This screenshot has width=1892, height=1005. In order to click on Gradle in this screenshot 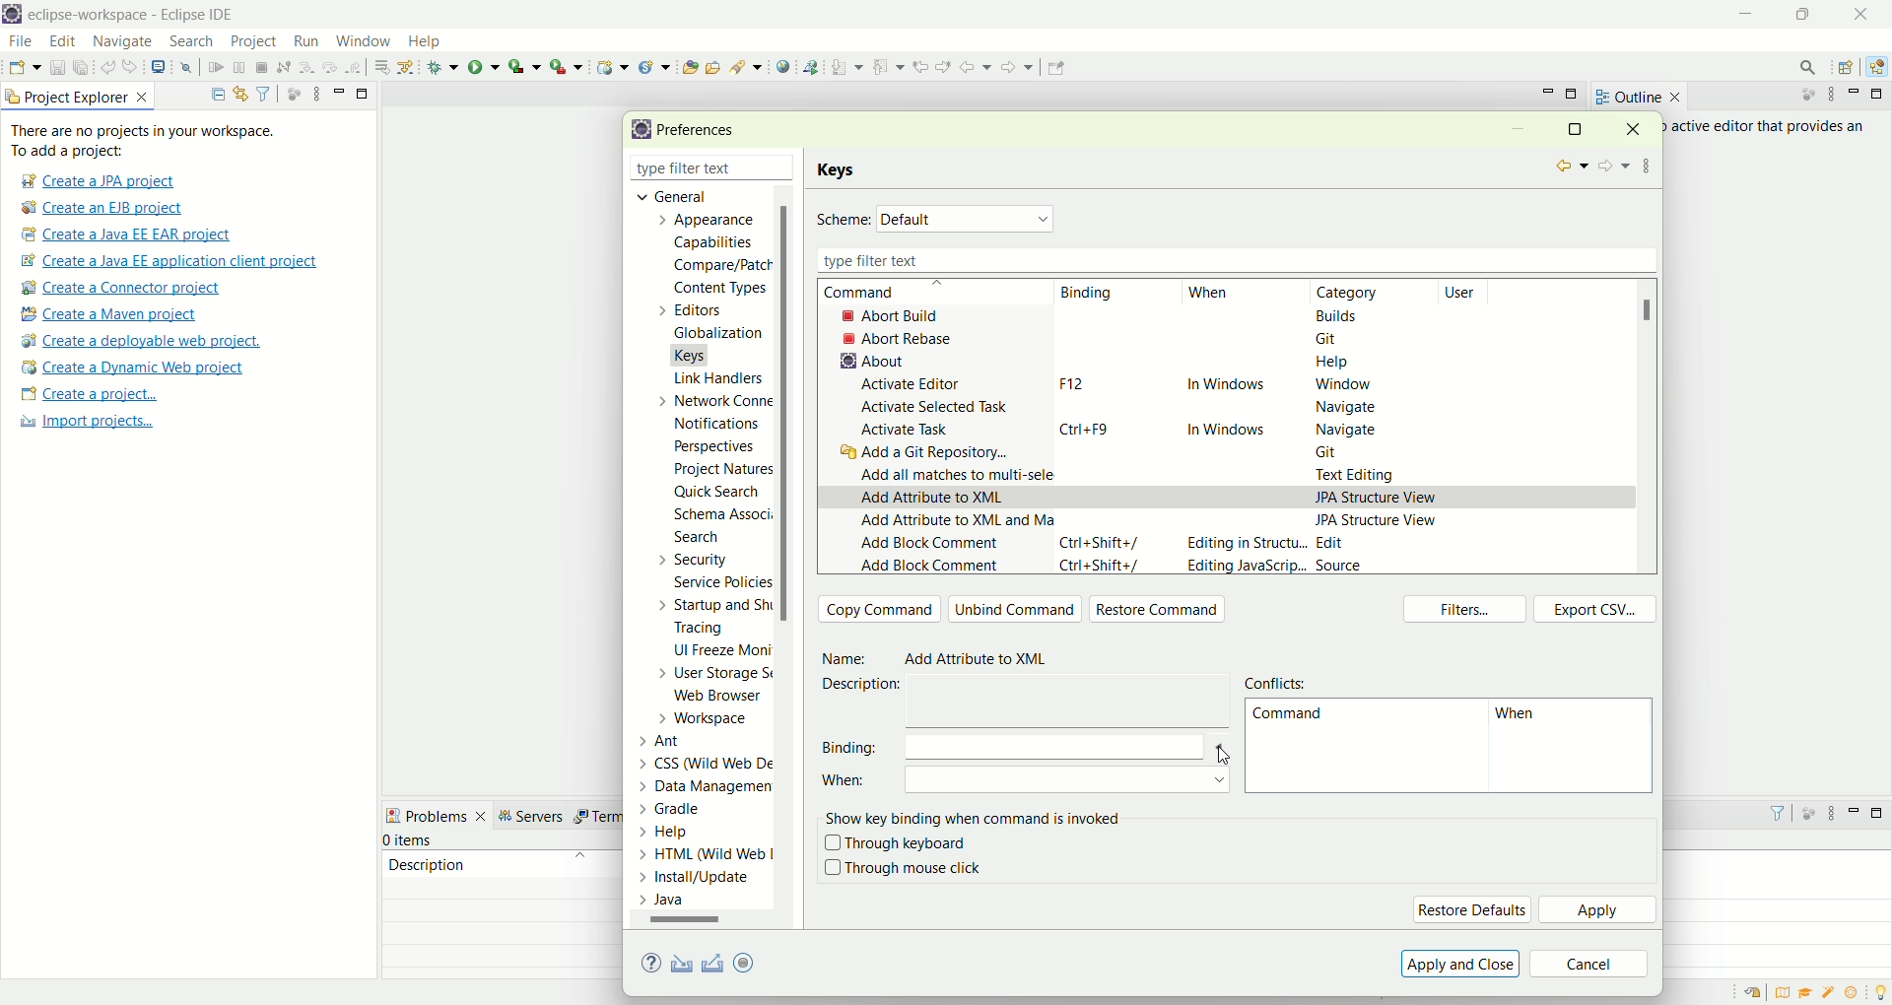, I will do `click(689, 807)`.